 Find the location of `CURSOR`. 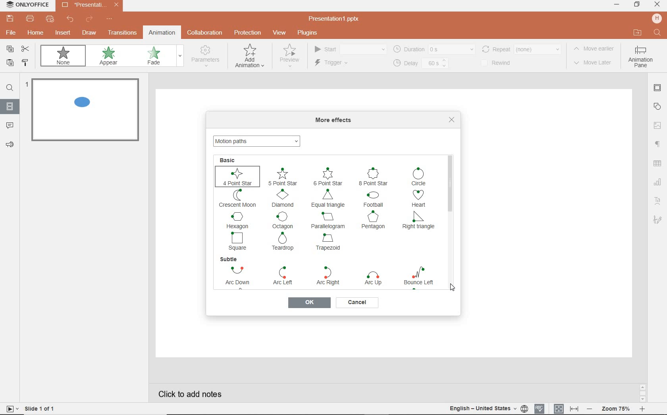

CURSOR is located at coordinates (452, 287).